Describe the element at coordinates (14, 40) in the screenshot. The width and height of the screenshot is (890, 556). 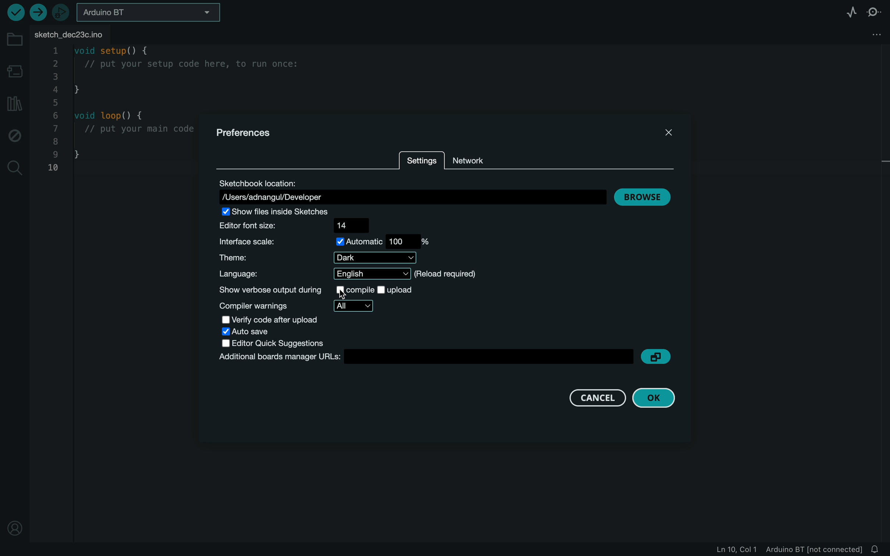
I see `folder` at that location.